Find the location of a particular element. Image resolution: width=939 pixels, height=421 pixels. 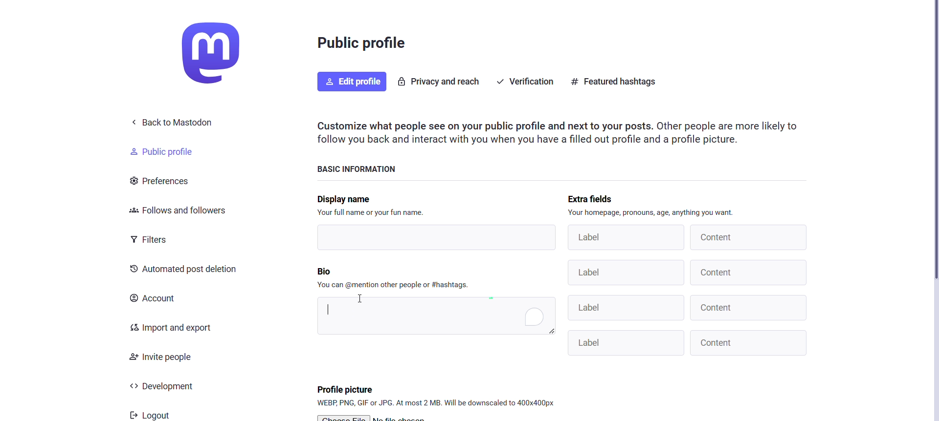

Preferences is located at coordinates (166, 181).